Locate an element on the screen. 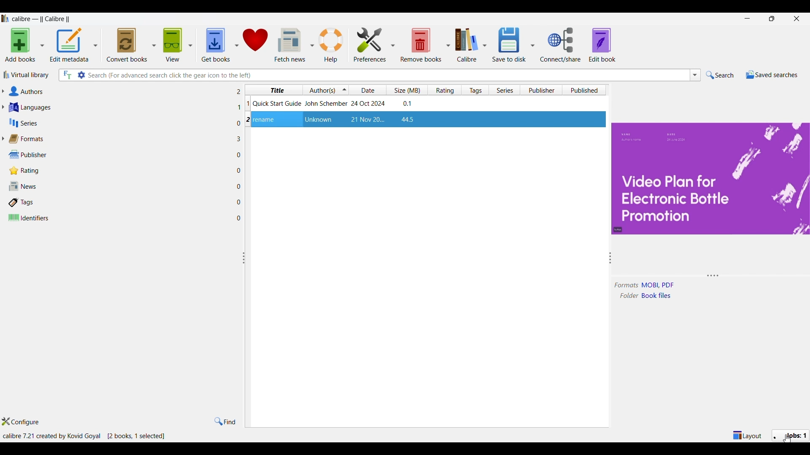  Convert books is located at coordinates (127, 45).